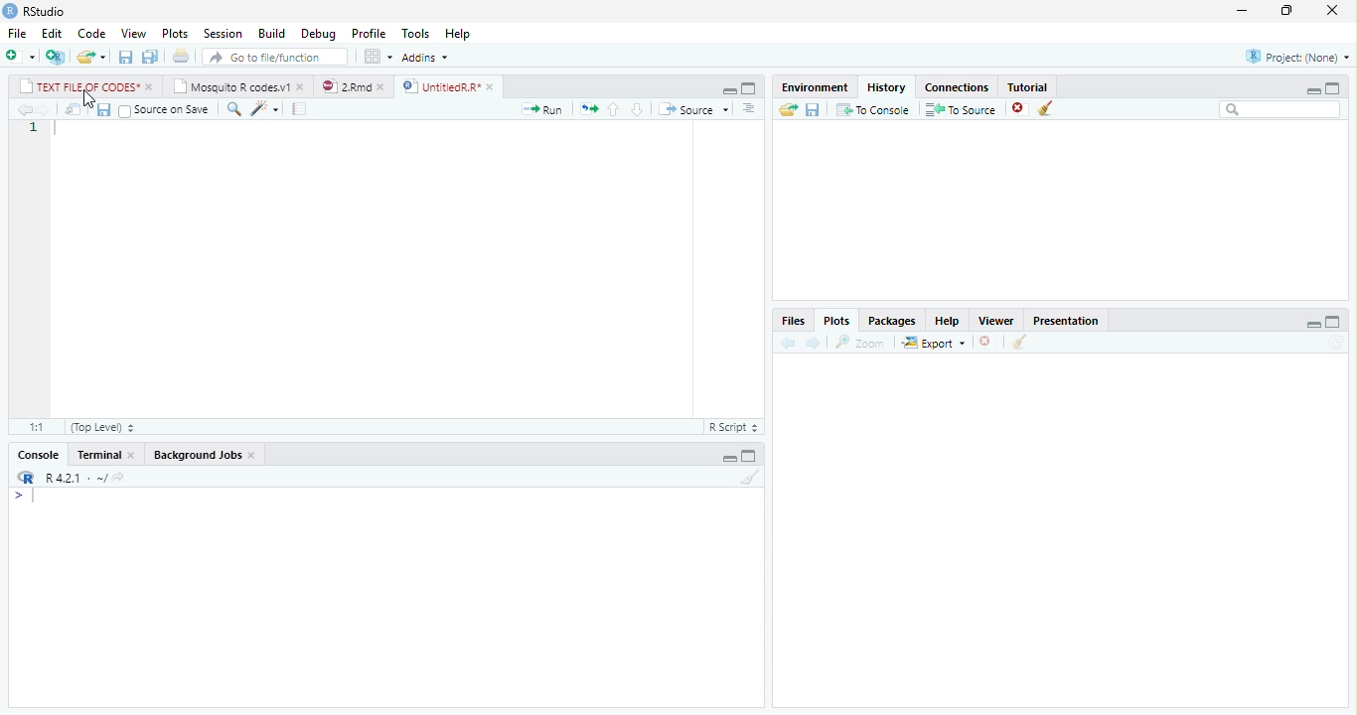  What do you see at coordinates (614, 110) in the screenshot?
I see `up` at bounding box center [614, 110].